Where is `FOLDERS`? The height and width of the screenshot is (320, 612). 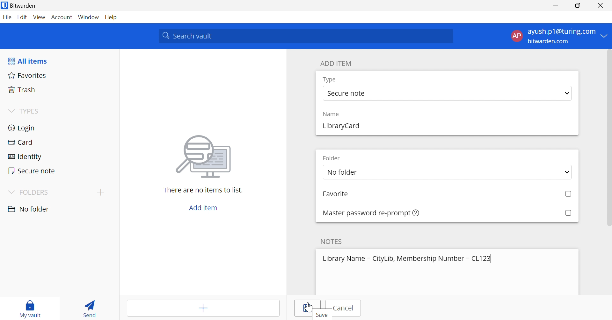
FOLDERS is located at coordinates (29, 192).